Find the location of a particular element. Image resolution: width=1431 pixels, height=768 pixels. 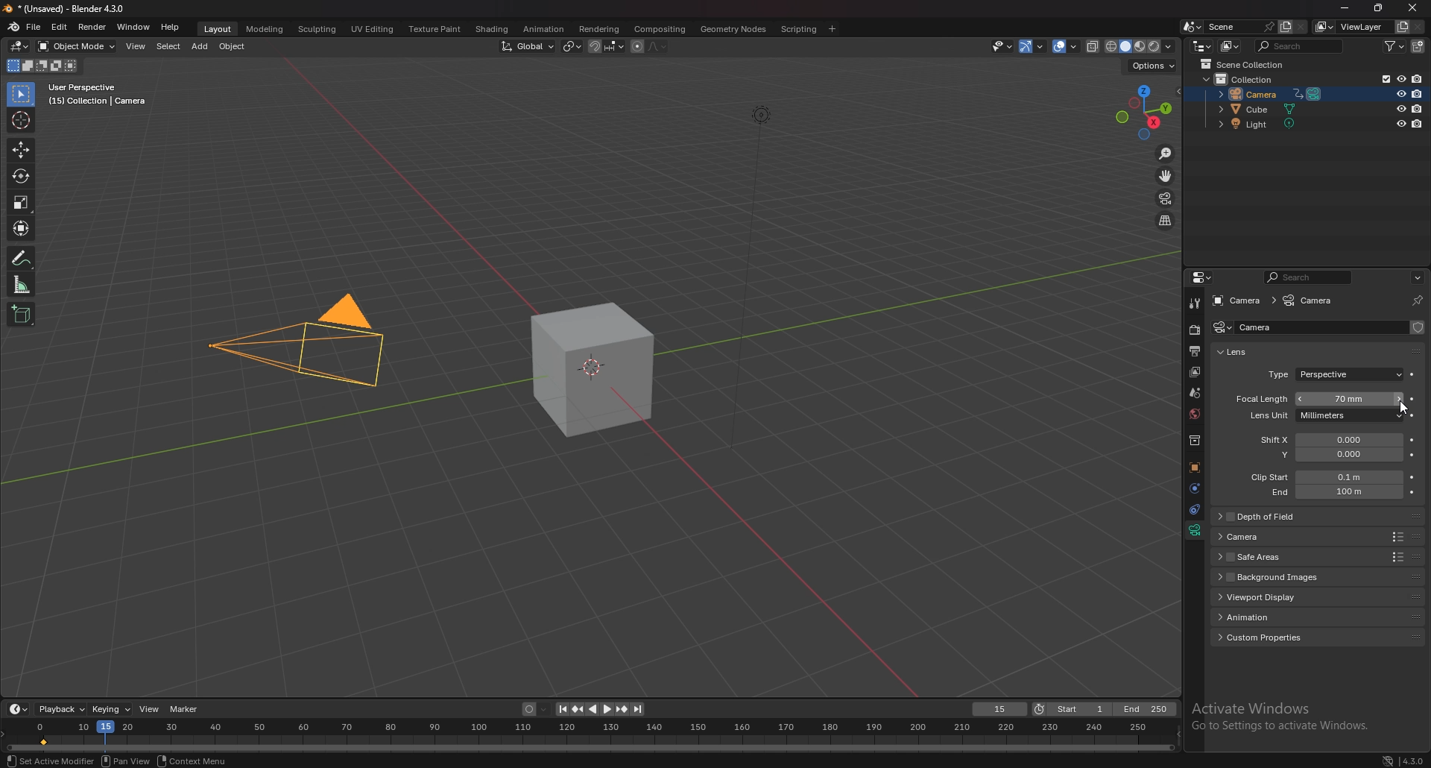

current frame is located at coordinates (999, 710).